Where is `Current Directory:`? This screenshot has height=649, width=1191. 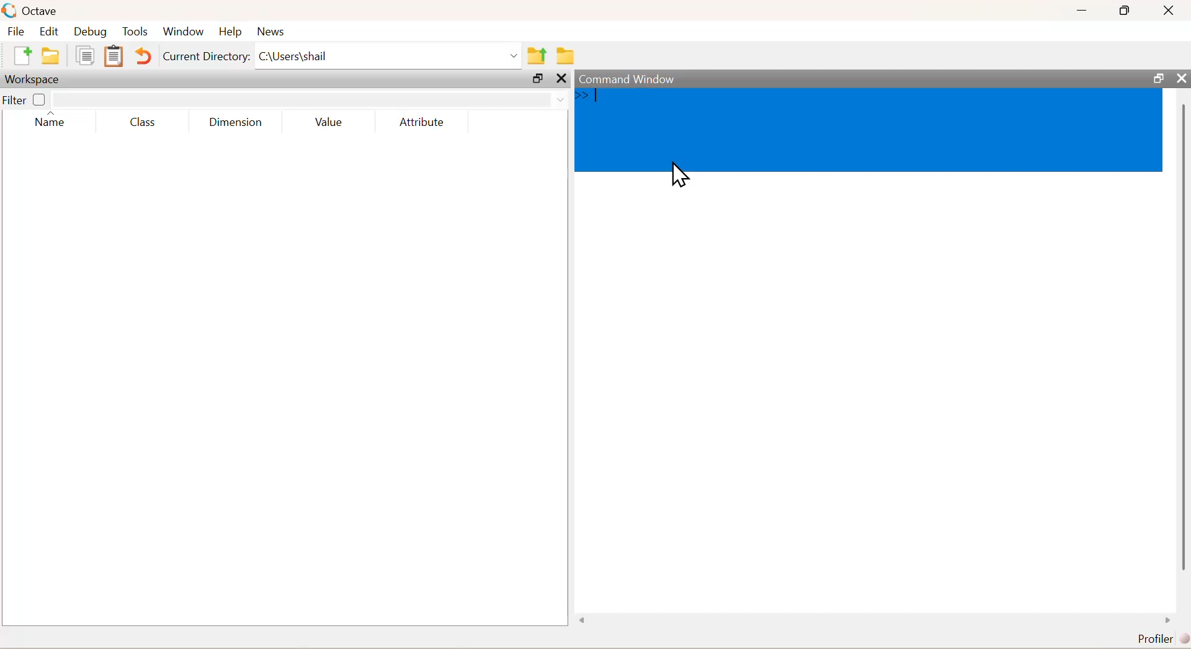
Current Directory: is located at coordinates (207, 57).